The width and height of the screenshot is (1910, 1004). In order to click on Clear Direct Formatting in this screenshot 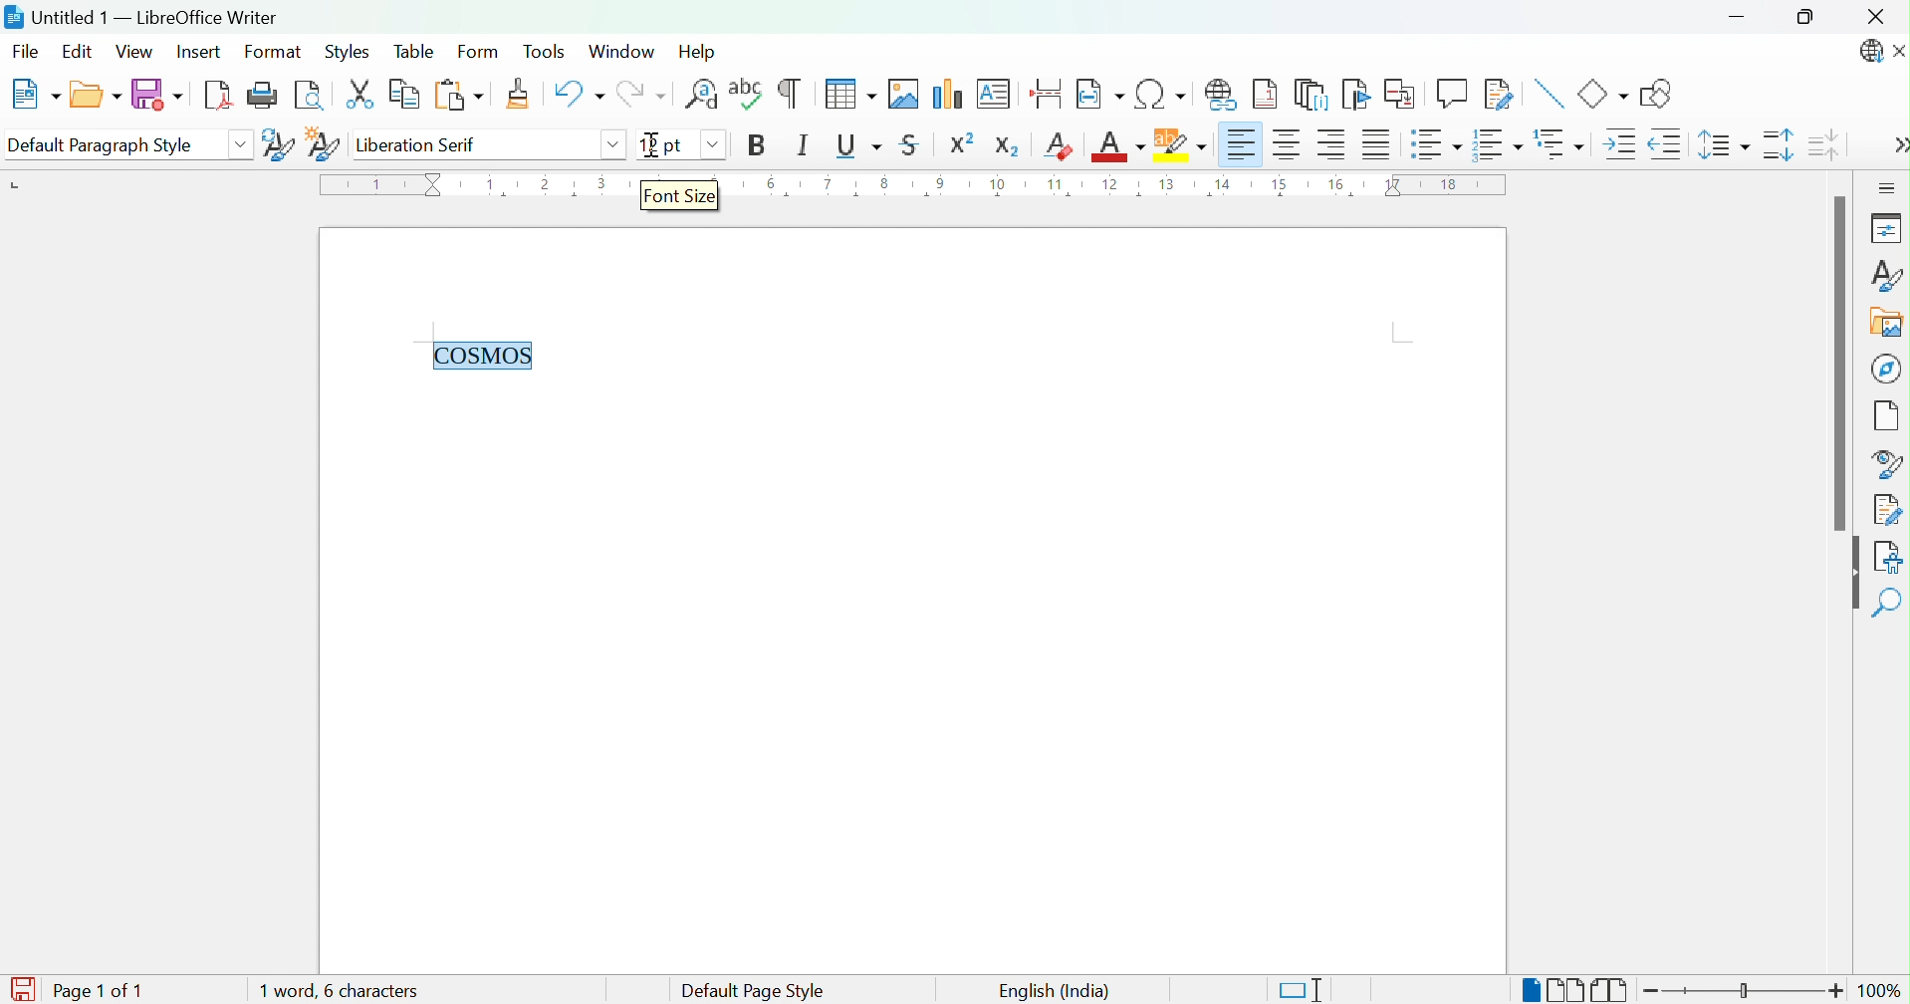, I will do `click(1061, 145)`.